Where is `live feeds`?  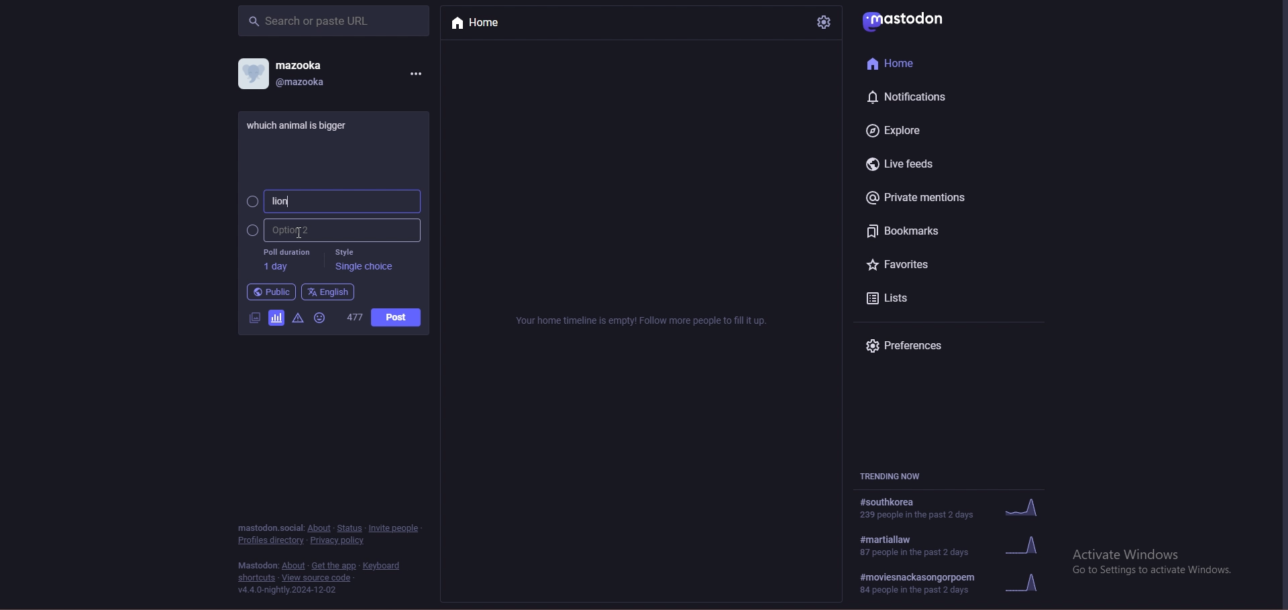 live feeds is located at coordinates (907, 164).